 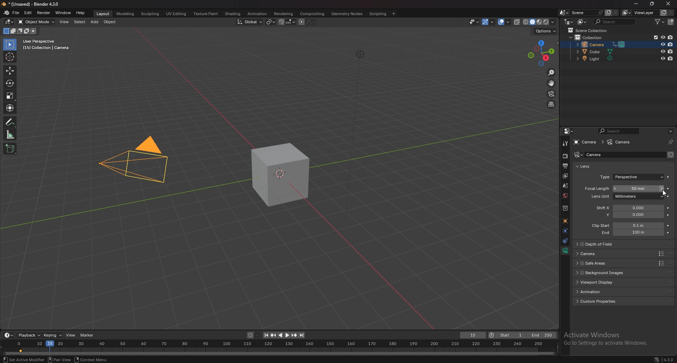 What do you see at coordinates (11, 122) in the screenshot?
I see `annotate` at bounding box center [11, 122].